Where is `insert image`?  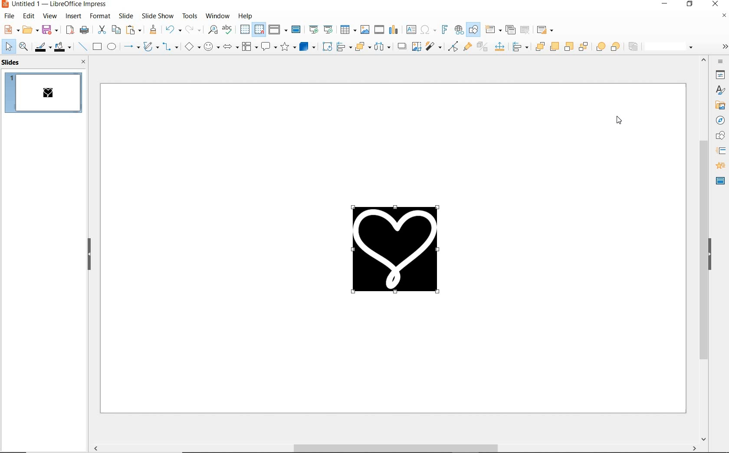
insert image is located at coordinates (364, 30).